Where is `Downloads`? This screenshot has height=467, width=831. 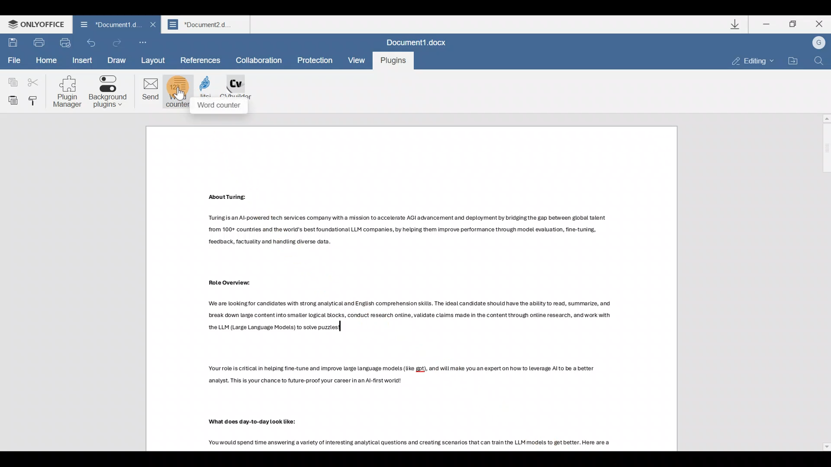 Downloads is located at coordinates (735, 24).